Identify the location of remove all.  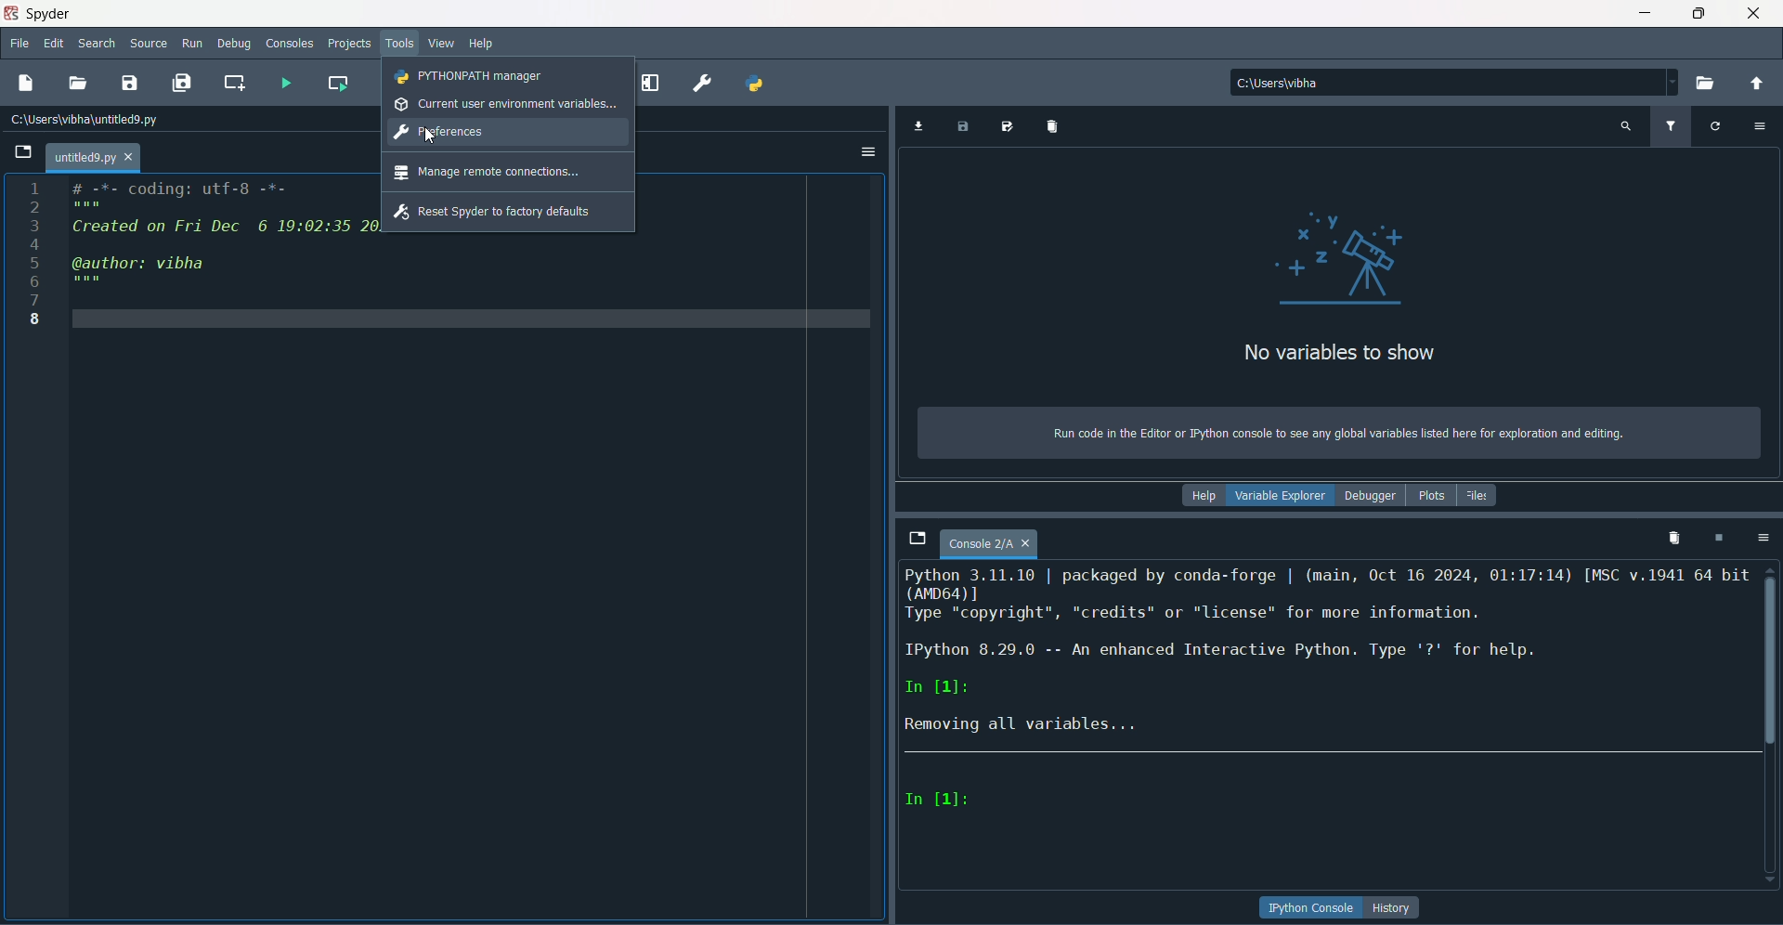
(1671, 537).